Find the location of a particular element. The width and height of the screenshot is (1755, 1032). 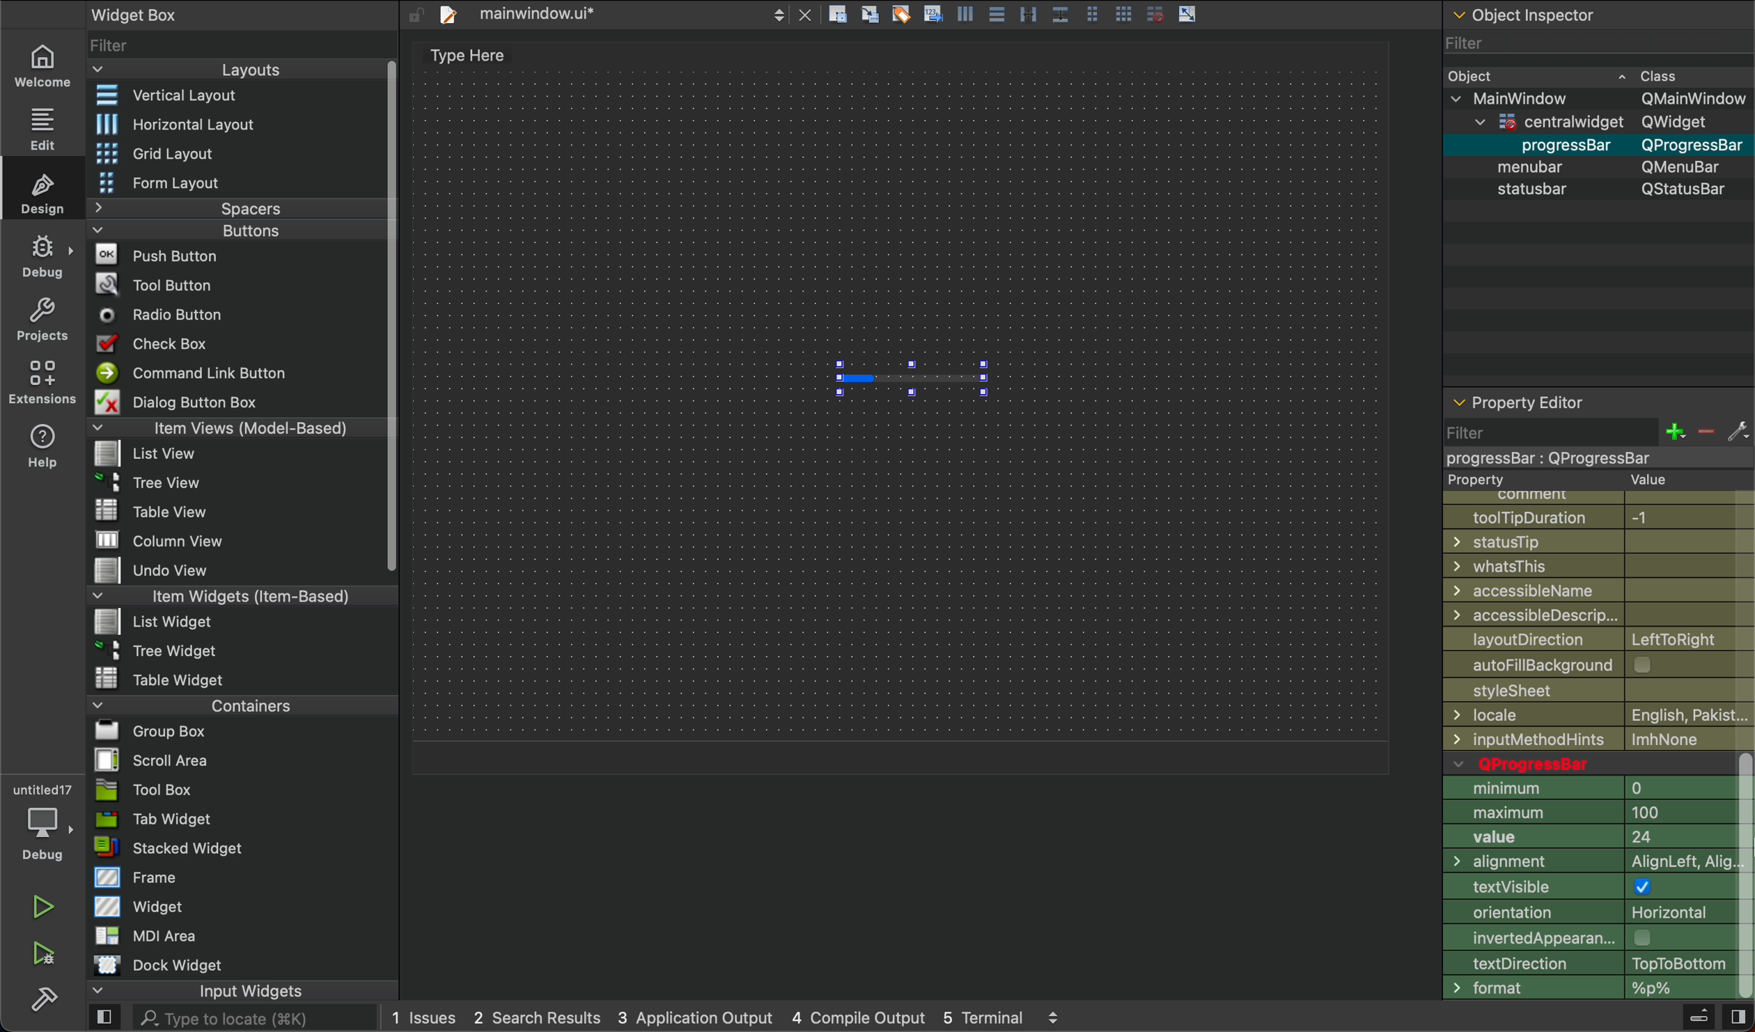

File is located at coordinates (169, 571).